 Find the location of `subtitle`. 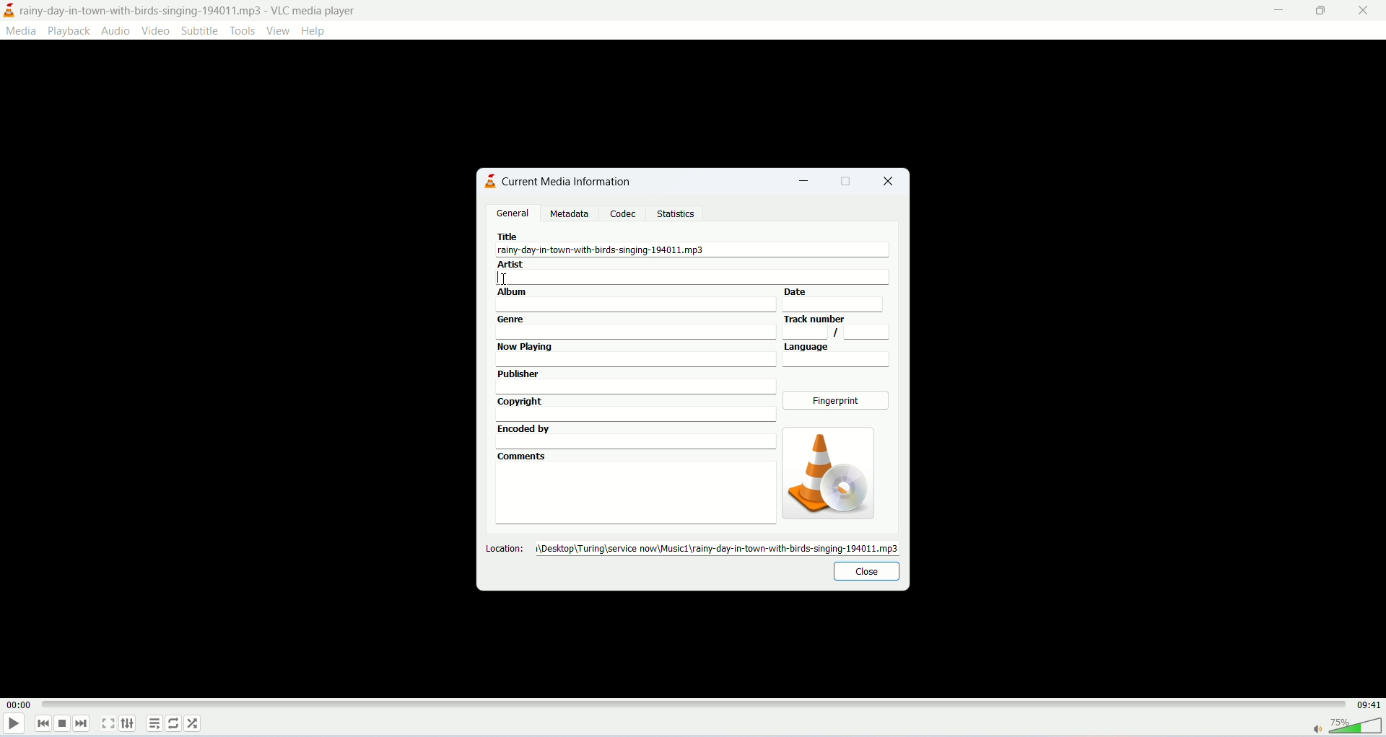

subtitle is located at coordinates (199, 31).